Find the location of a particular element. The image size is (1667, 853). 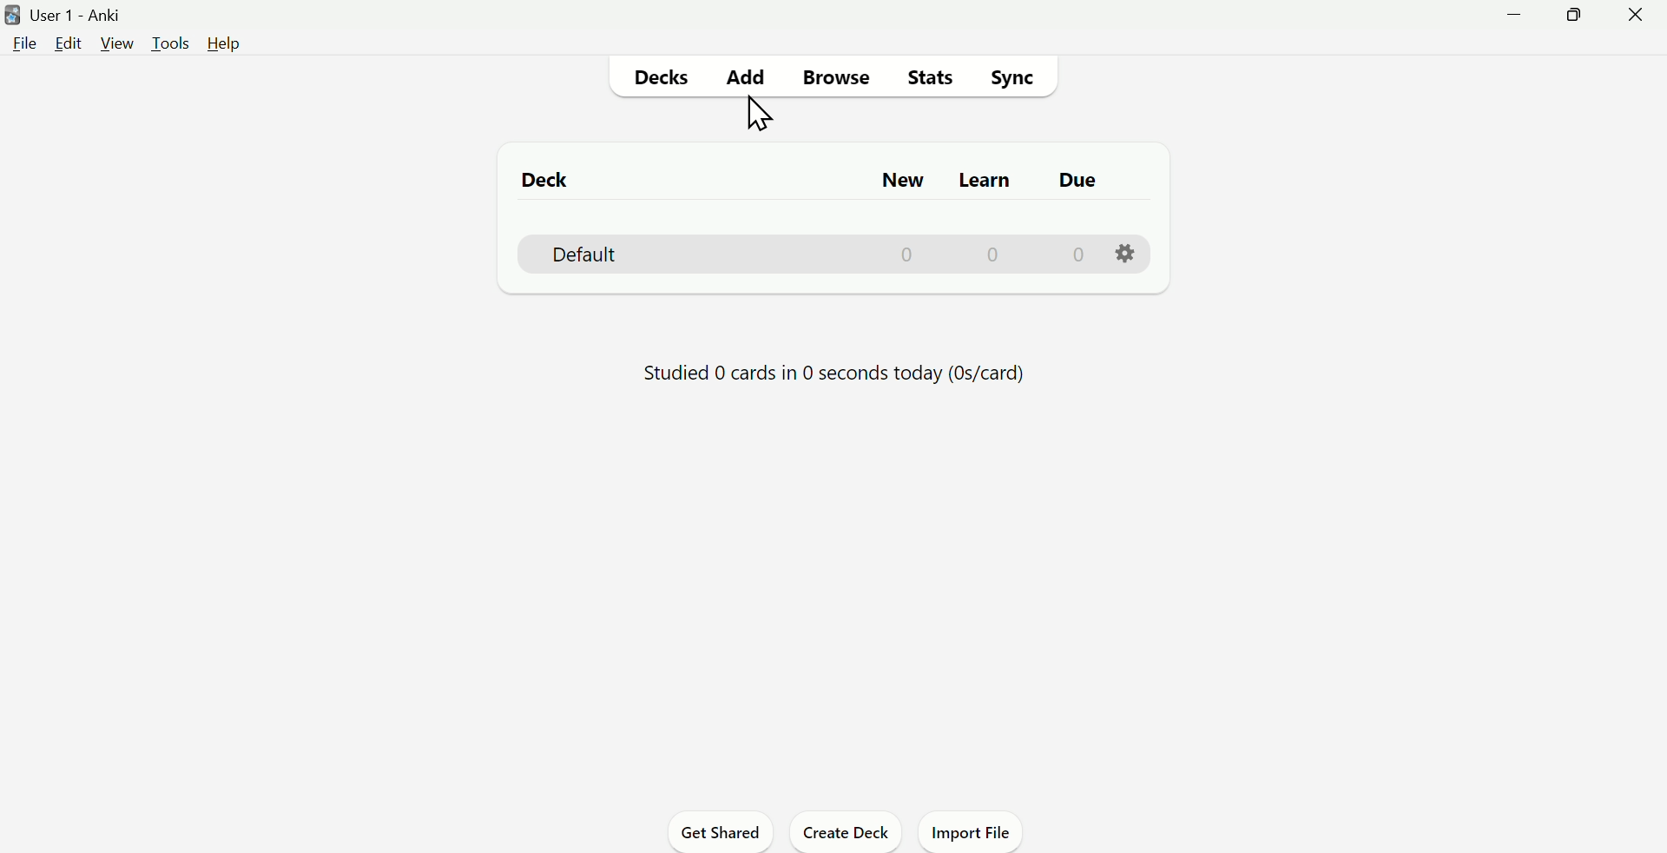

Tools is located at coordinates (173, 42).